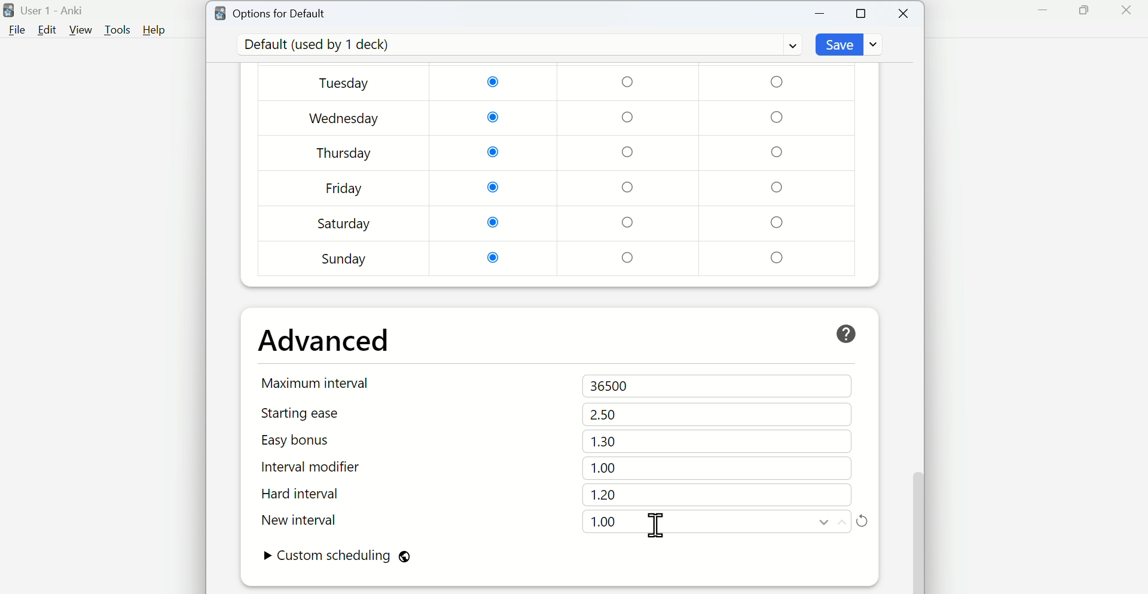 This screenshot has width=1148, height=594. I want to click on Checkboxes, so click(631, 170).